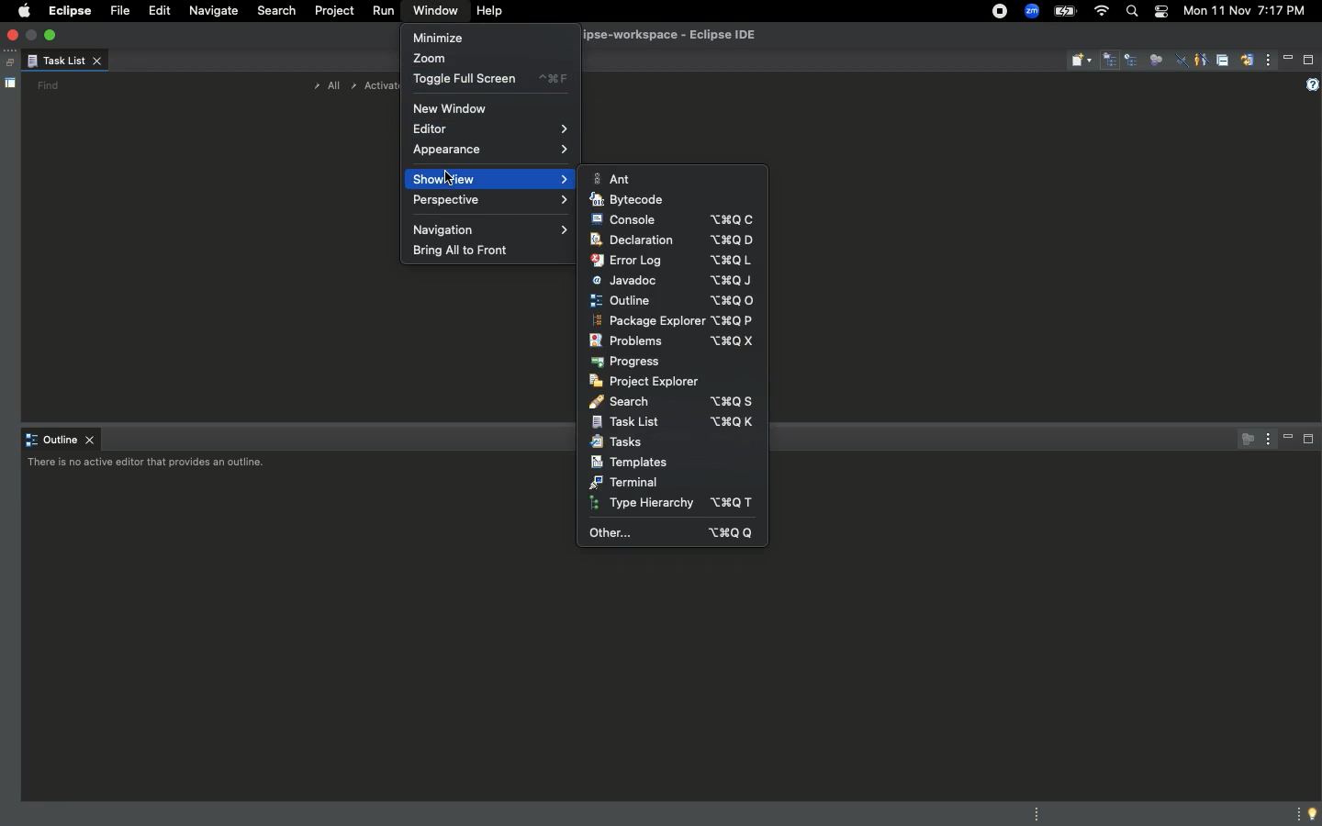 The width and height of the screenshot is (1322, 826). I want to click on Minimize, so click(441, 37).